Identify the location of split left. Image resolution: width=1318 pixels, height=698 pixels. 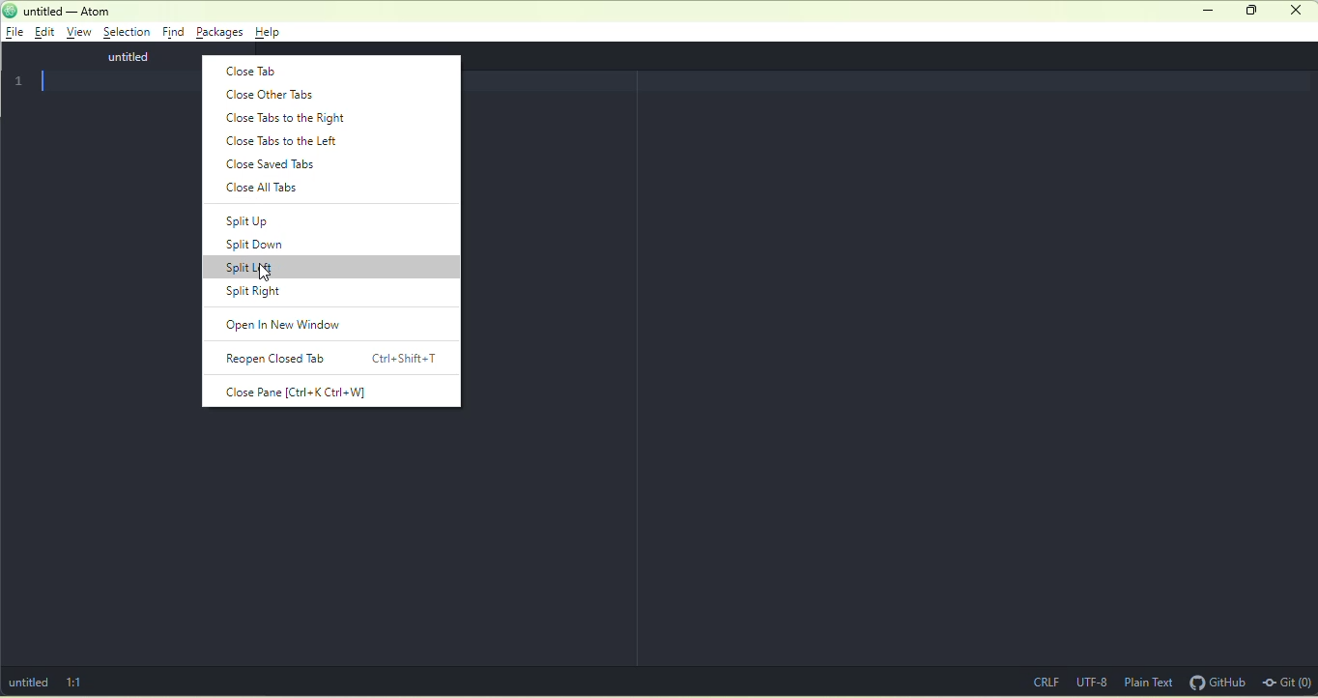
(332, 267).